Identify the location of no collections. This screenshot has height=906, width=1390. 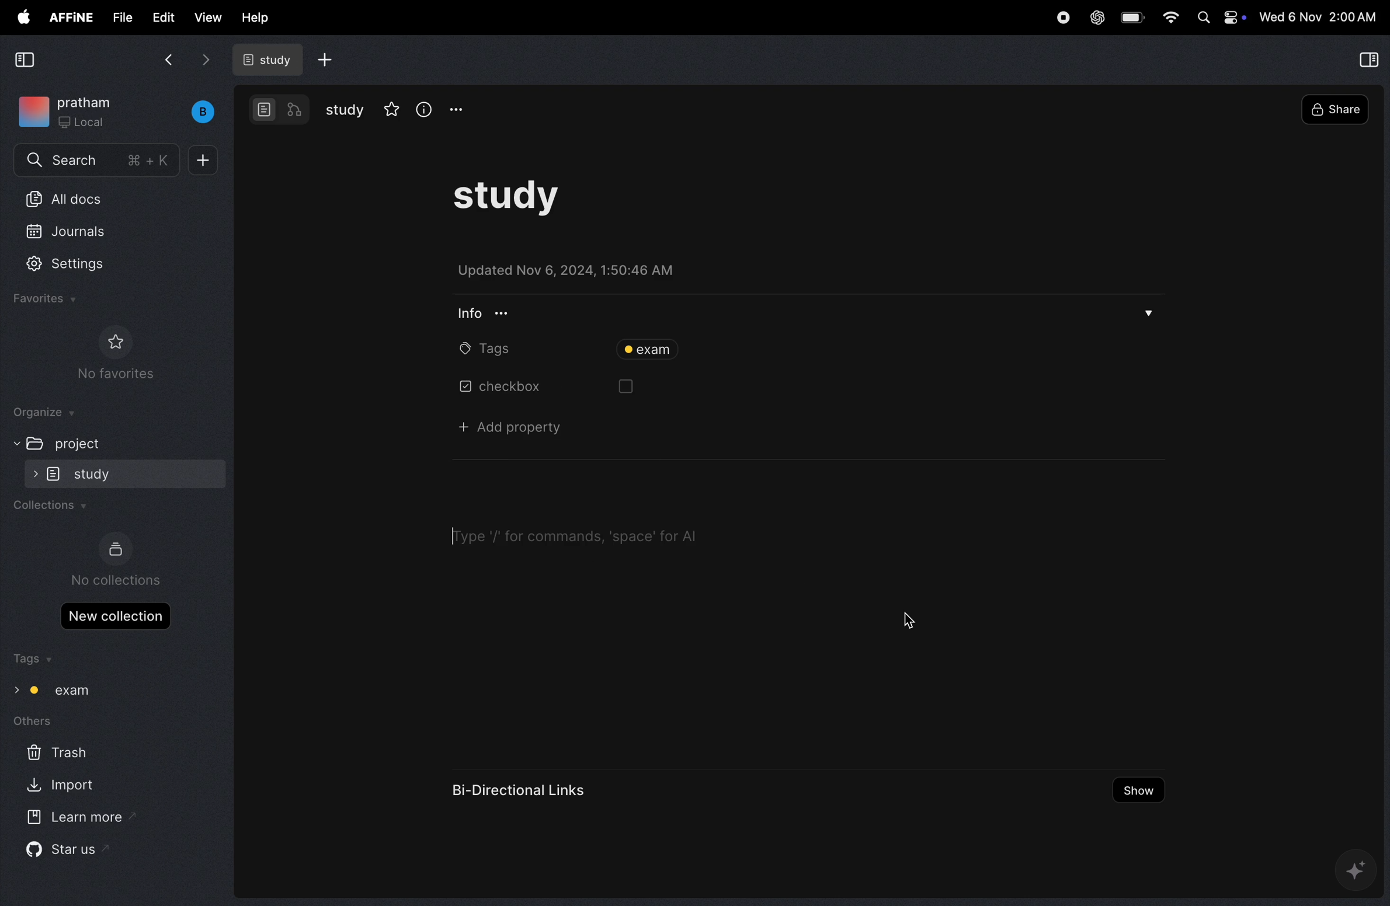
(119, 562).